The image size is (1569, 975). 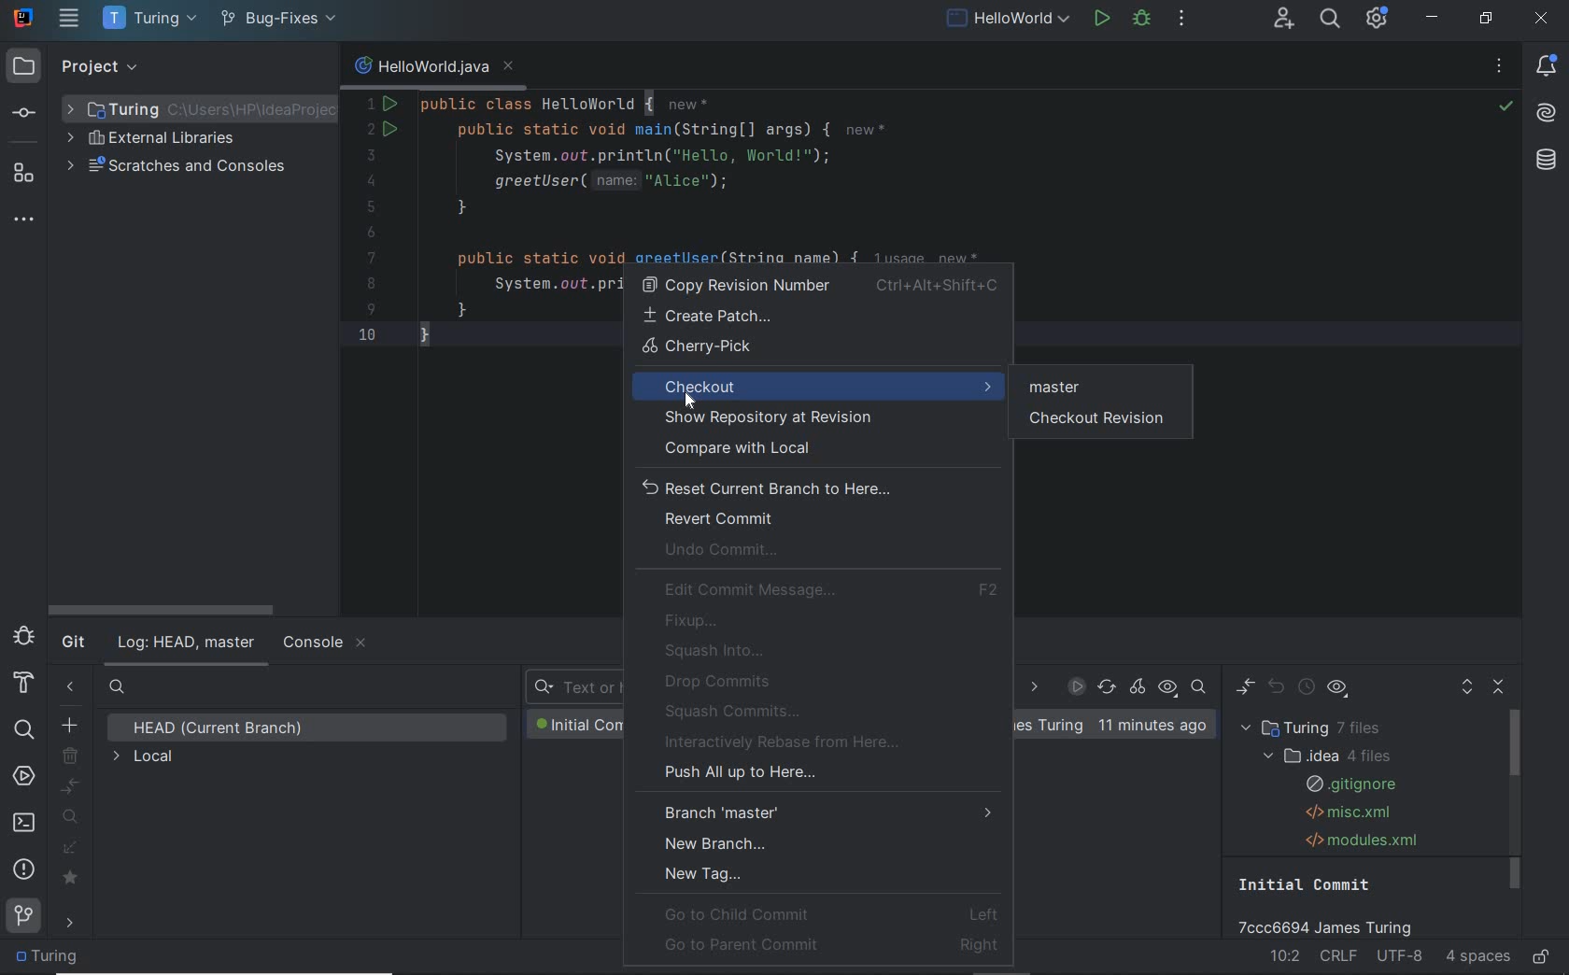 I want to click on interactively rebase from here, so click(x=787, y=742).